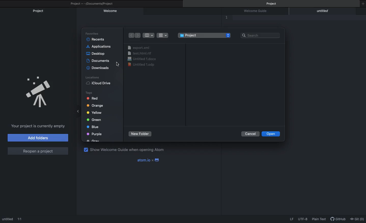  What do you see at coordinates (117, 63) in the screenshot?
I see `cursor` at bounding box center [117, 63].